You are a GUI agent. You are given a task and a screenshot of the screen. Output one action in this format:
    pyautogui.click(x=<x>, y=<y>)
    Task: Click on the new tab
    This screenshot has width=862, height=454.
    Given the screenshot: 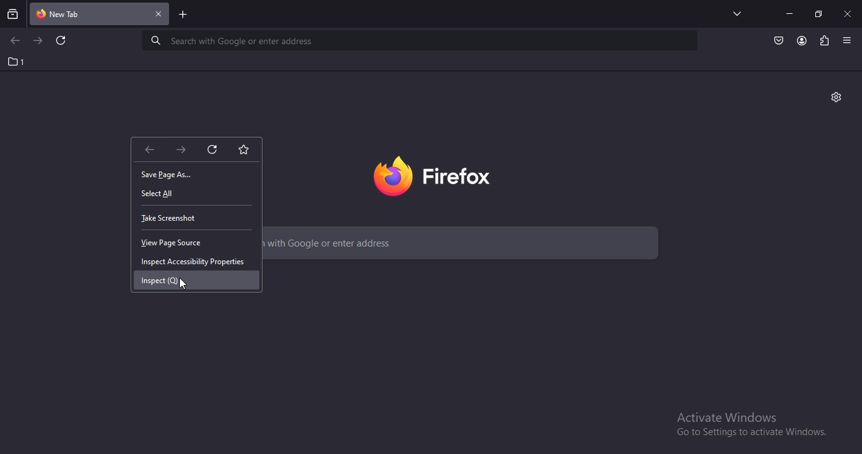 What is the action you would take?
    pyautogui.click(x=184, y=16)
    